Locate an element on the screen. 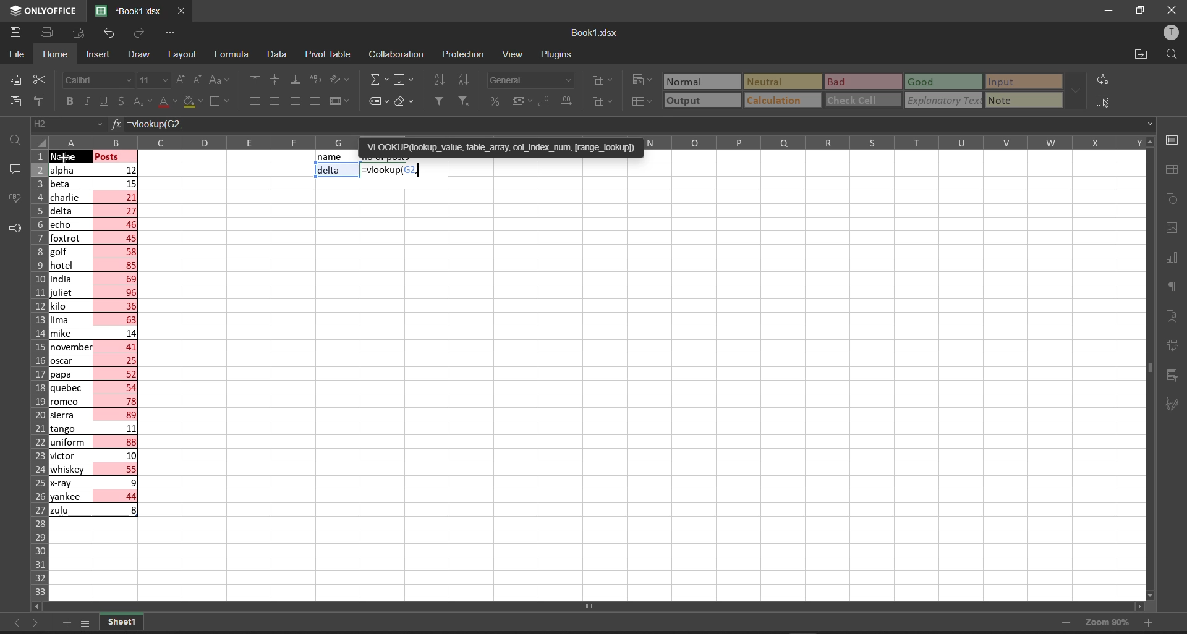  data is located at coordinates (277, 54).